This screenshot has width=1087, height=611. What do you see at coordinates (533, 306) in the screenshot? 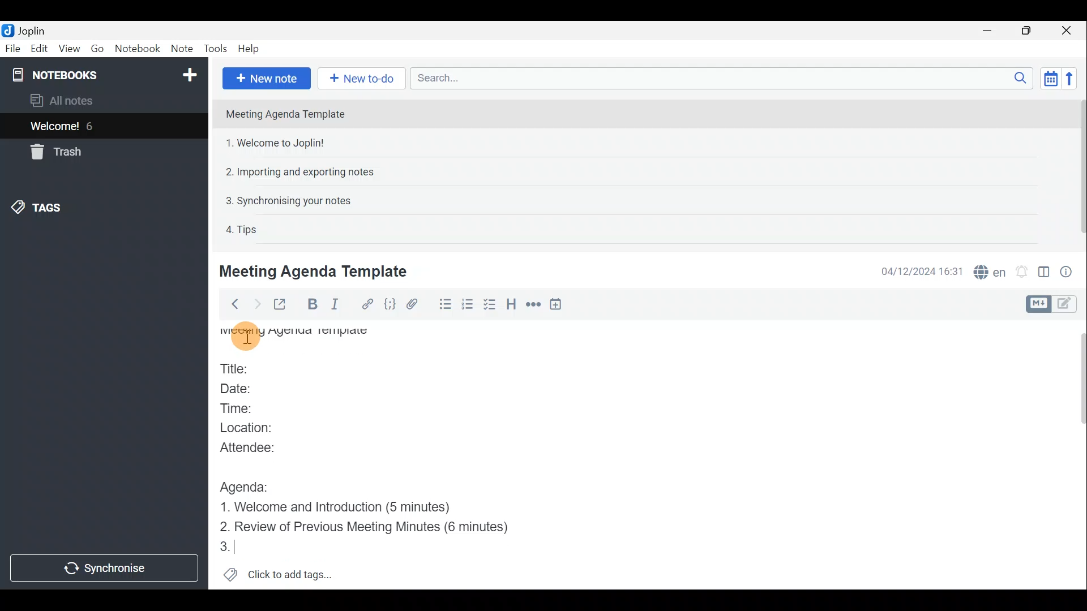
I see `Horizontal rule` at bounding box center [533, 306].